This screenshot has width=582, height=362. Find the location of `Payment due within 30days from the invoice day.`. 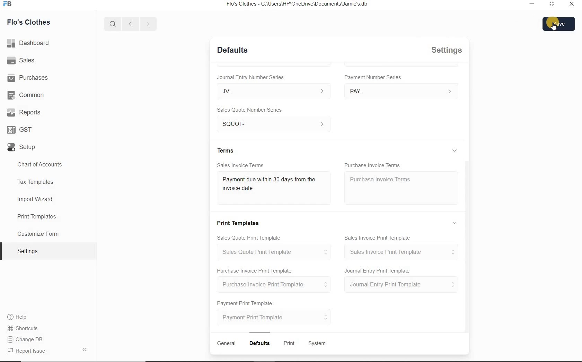

Payment due within 30days from the invoice day. is located at coordinates (268, 183).